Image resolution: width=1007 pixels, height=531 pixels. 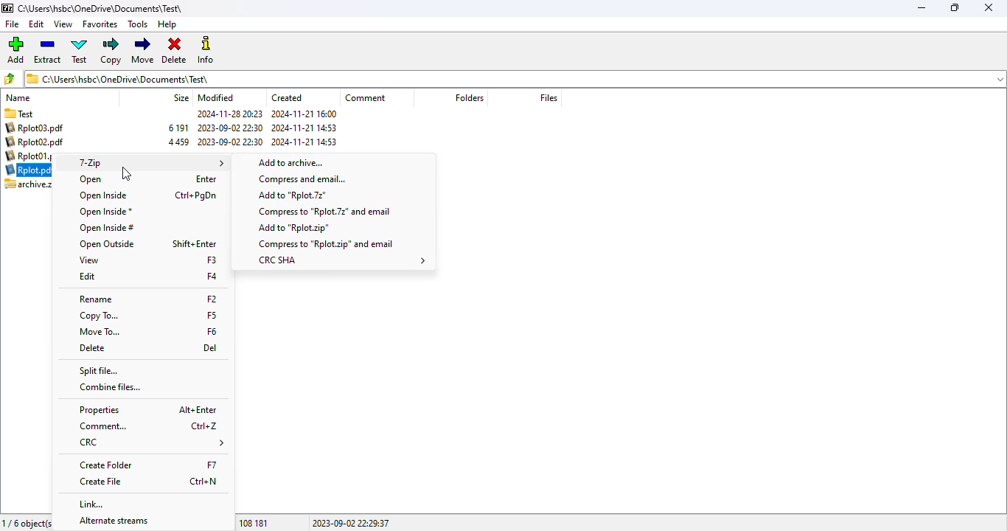 I want to click on combine files, so click(x=110, y=388).